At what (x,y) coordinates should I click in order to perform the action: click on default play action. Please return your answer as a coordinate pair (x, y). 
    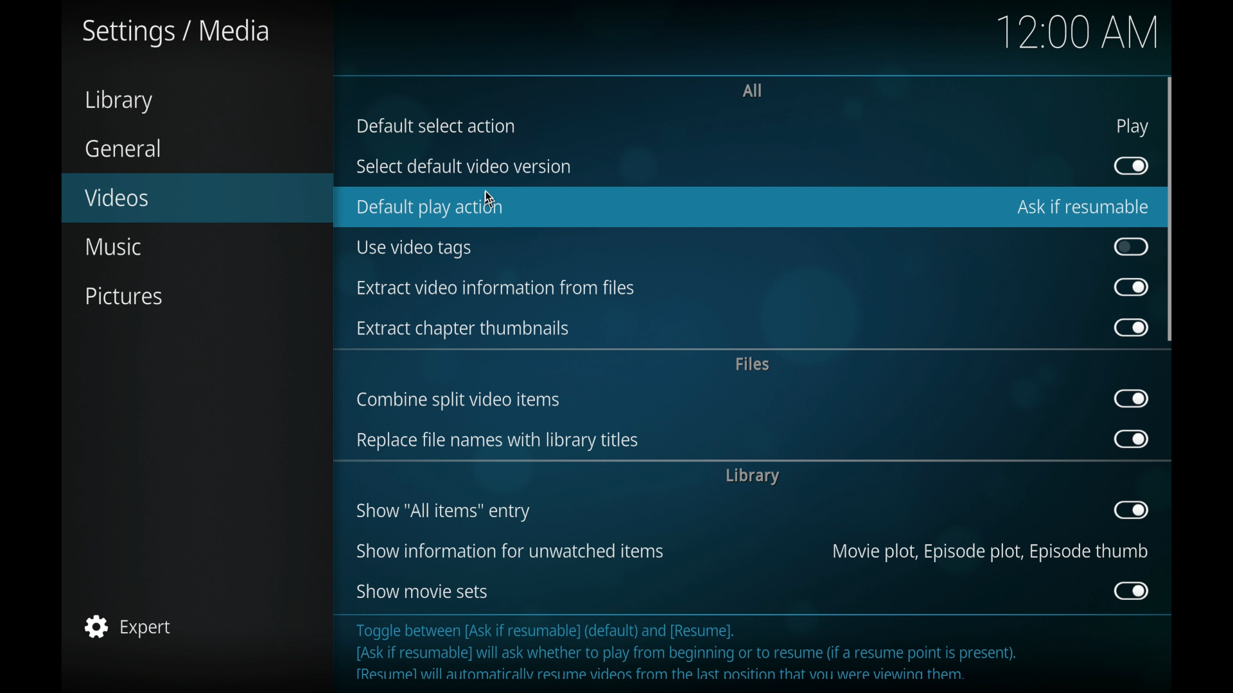
    Looking at the image, I should click on (428, 208).